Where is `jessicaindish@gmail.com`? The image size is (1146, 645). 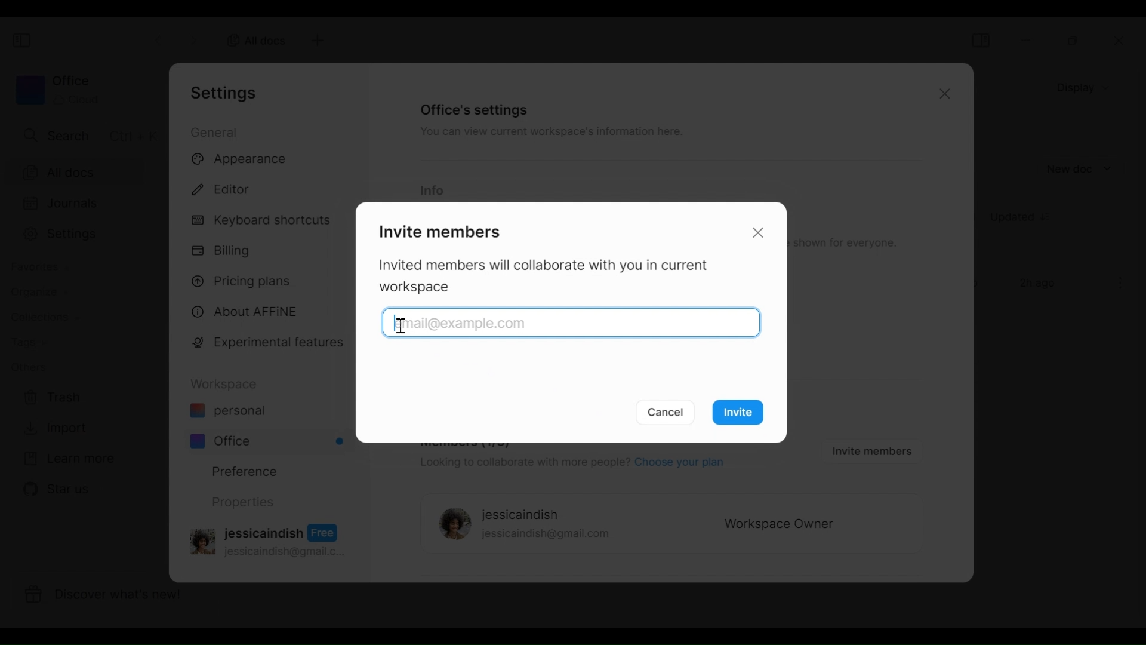 jessicaindish@gmail.com is located at coordinates (546, 535).